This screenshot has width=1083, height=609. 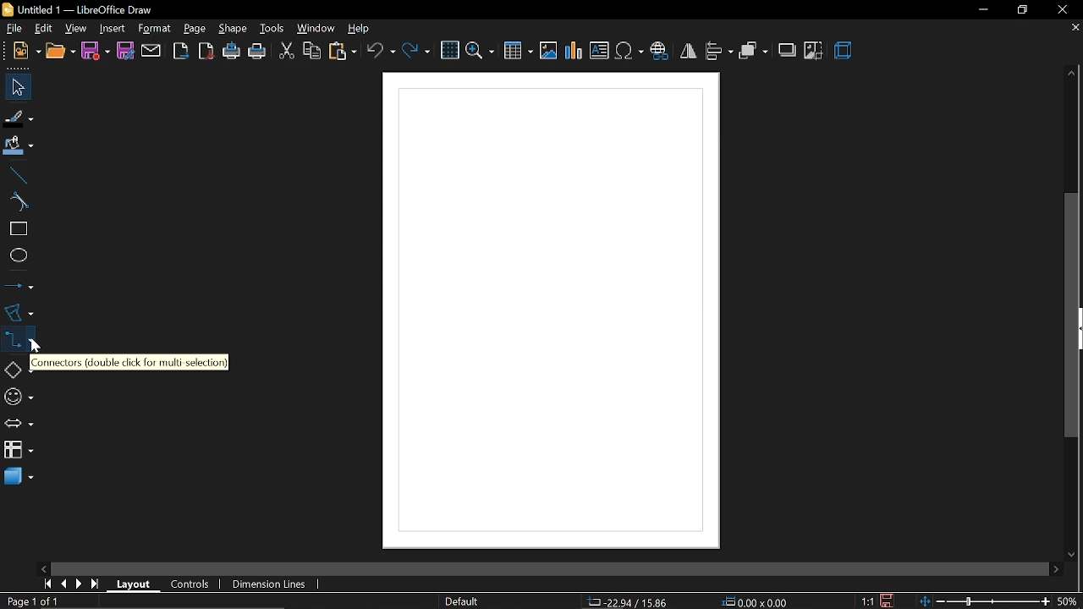 I want to click on print, so click(x=257, y=52).